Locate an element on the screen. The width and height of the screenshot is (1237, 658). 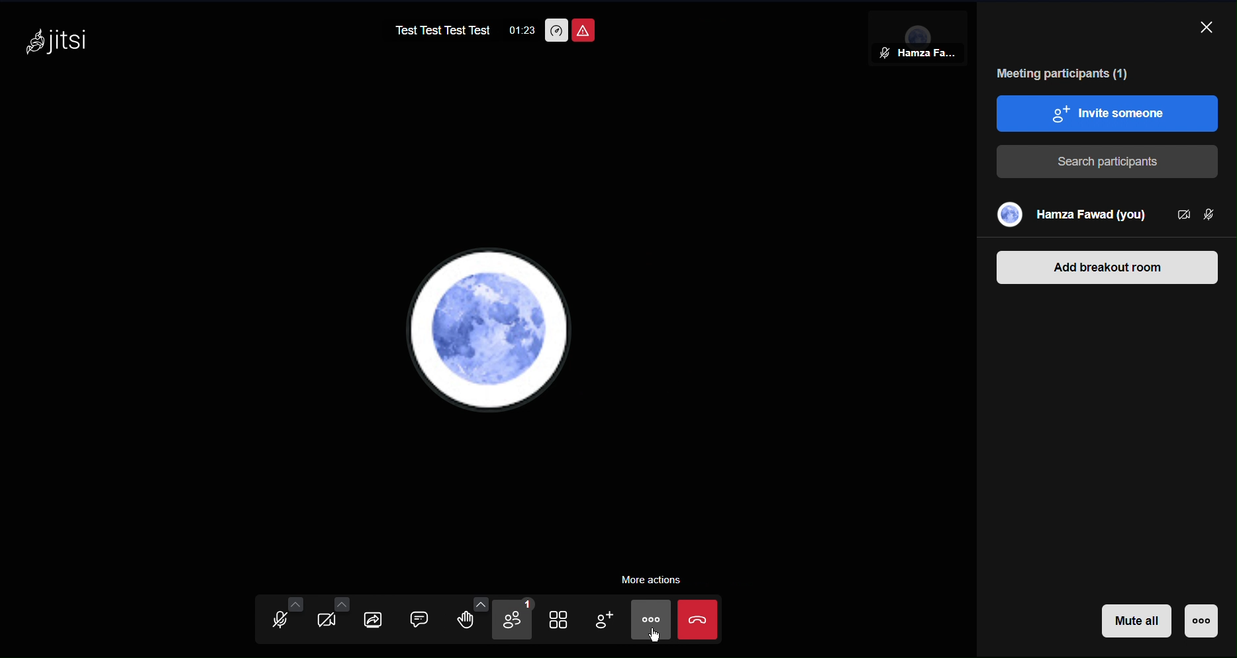
Raise Hand is located at coordinates (478, 620).